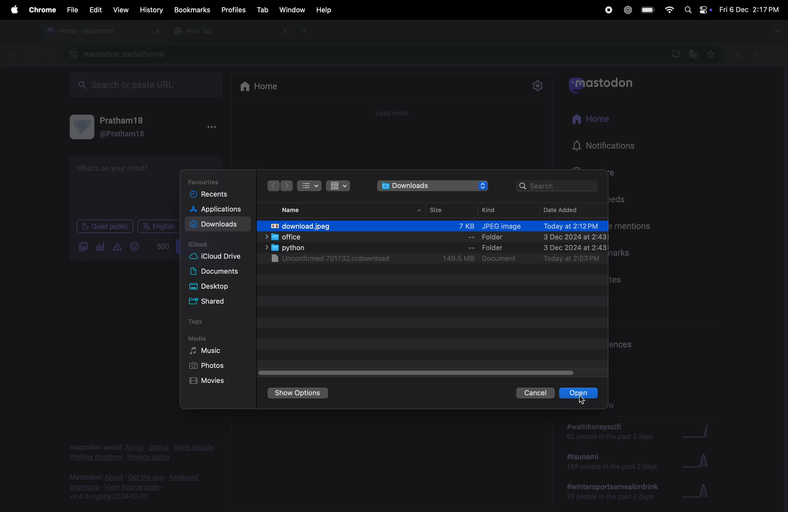 The image size is (788, 512). What do you see at coordinates (41, 10) in the screenshot?
I see `chrome` at bounding box center [41, 10].